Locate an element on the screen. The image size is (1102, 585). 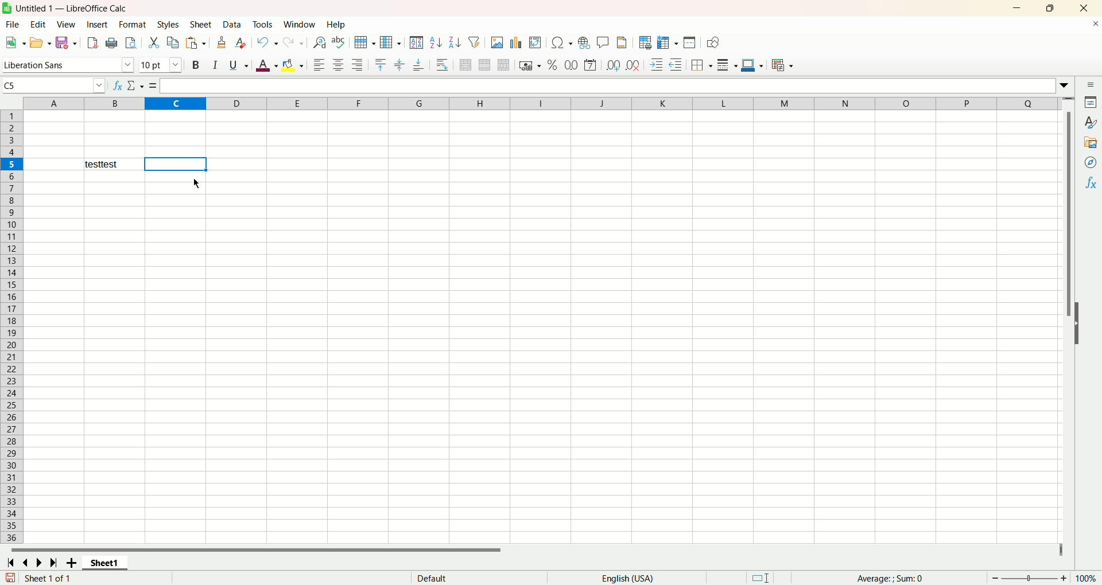
format as number is located at coordinates (572, 64).